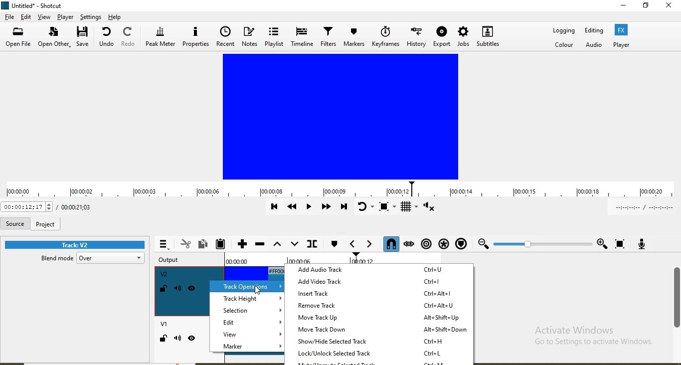 Image resolution: width=681 pixels, height=365 pixels. Describe the element at coordinates (242, 244) in the screenshot. I see `Append` at that location.